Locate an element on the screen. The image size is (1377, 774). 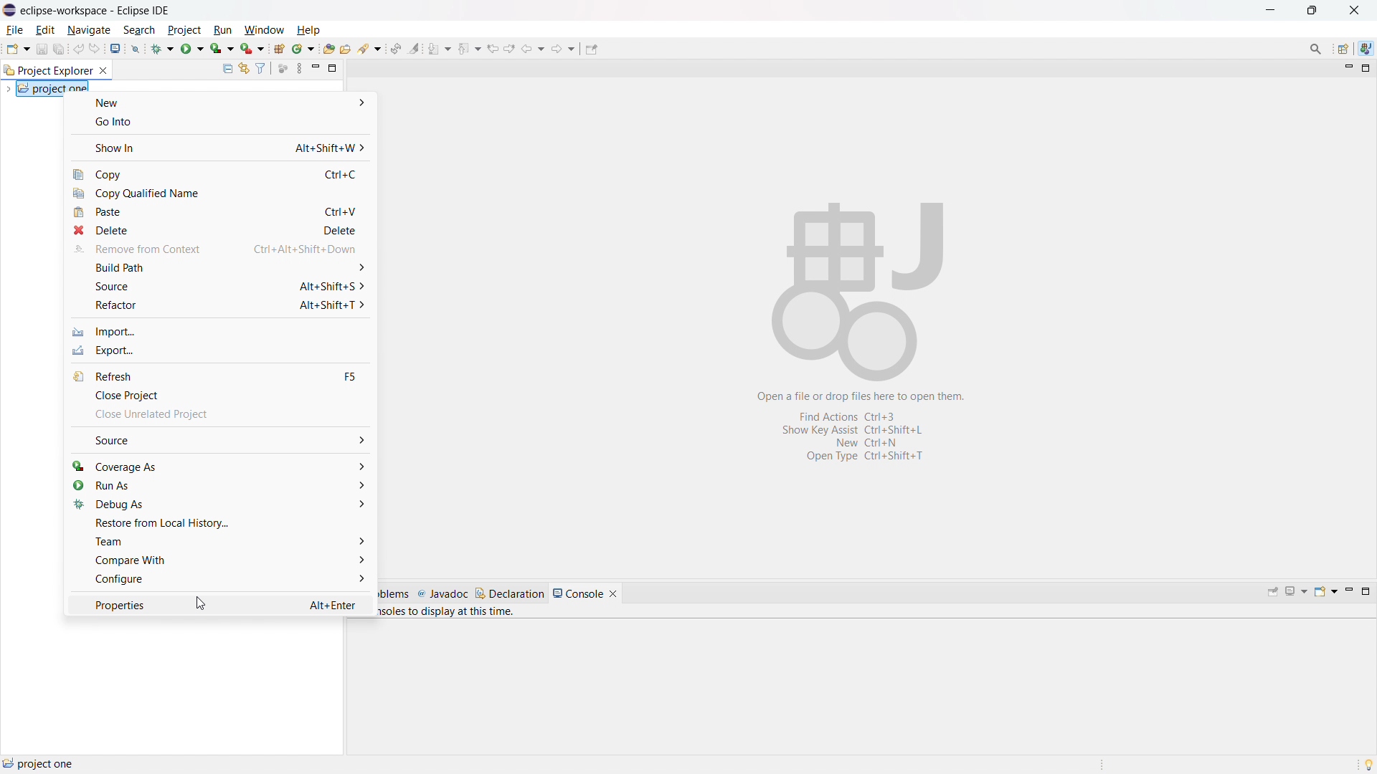
java is located at coordinates (1366, 49).